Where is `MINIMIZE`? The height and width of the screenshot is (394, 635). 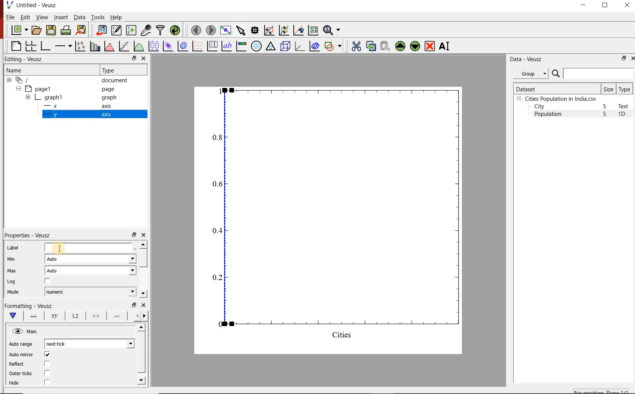 MINIMIZE is located at coordinates (584, 5).